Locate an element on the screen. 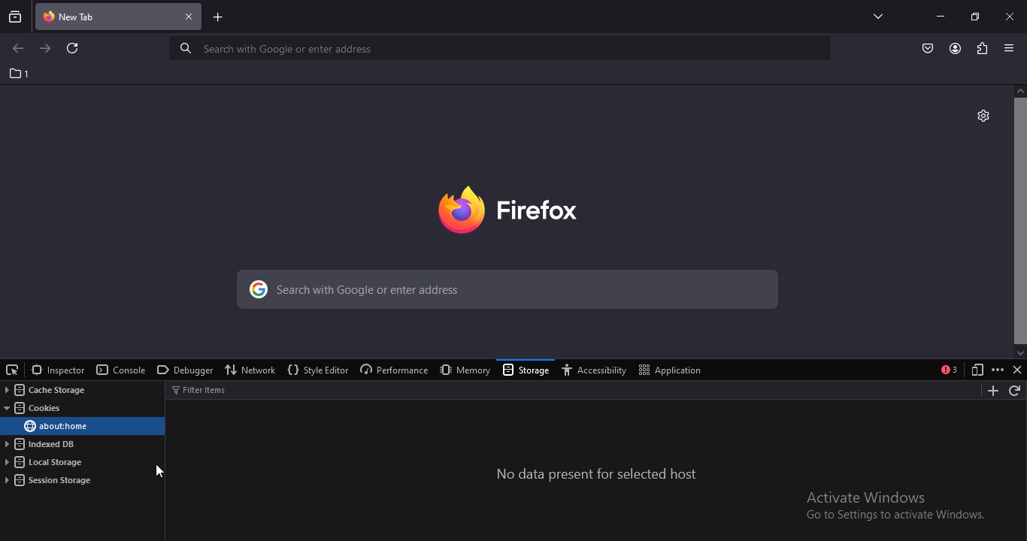  search is located at coordinates (502, 48).